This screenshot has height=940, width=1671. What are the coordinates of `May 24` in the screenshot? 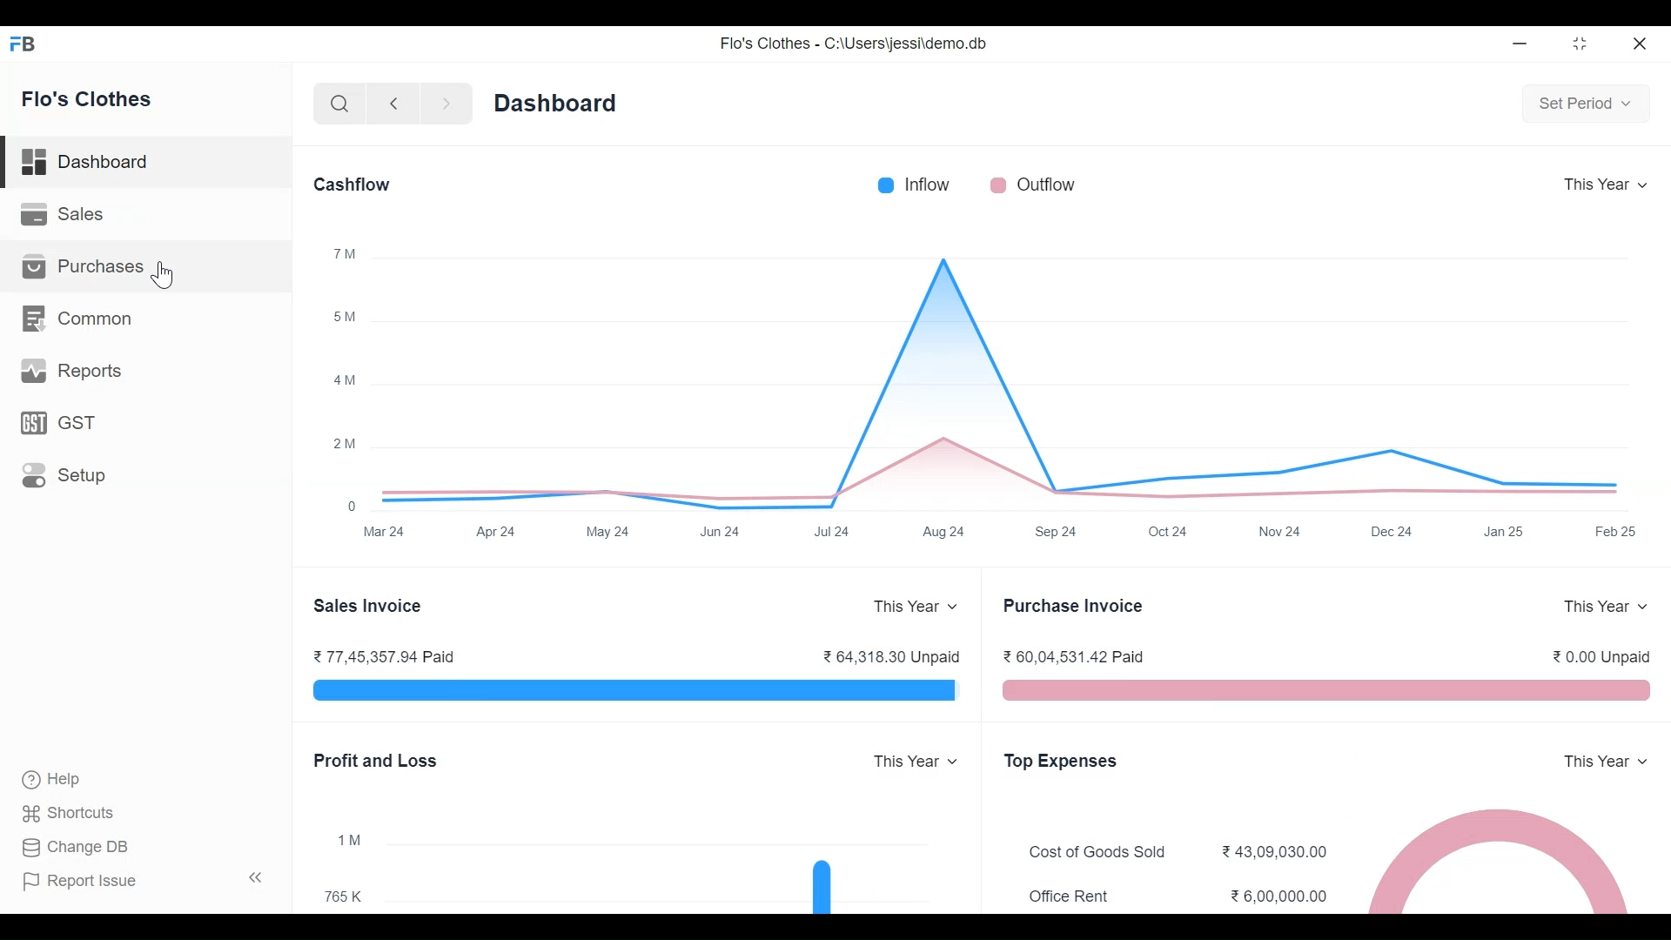 It's located at (608, 530).